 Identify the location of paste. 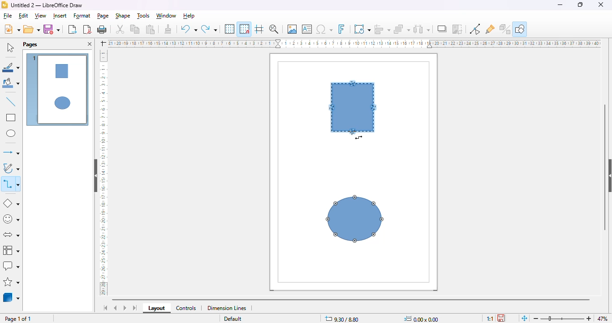
(151, 29).